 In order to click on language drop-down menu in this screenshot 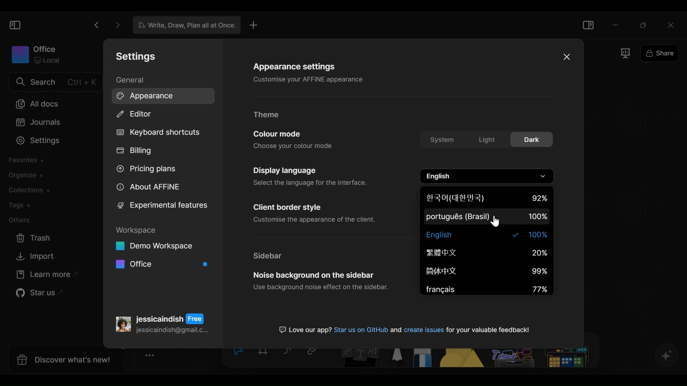, I will do `click(487, 241)`.